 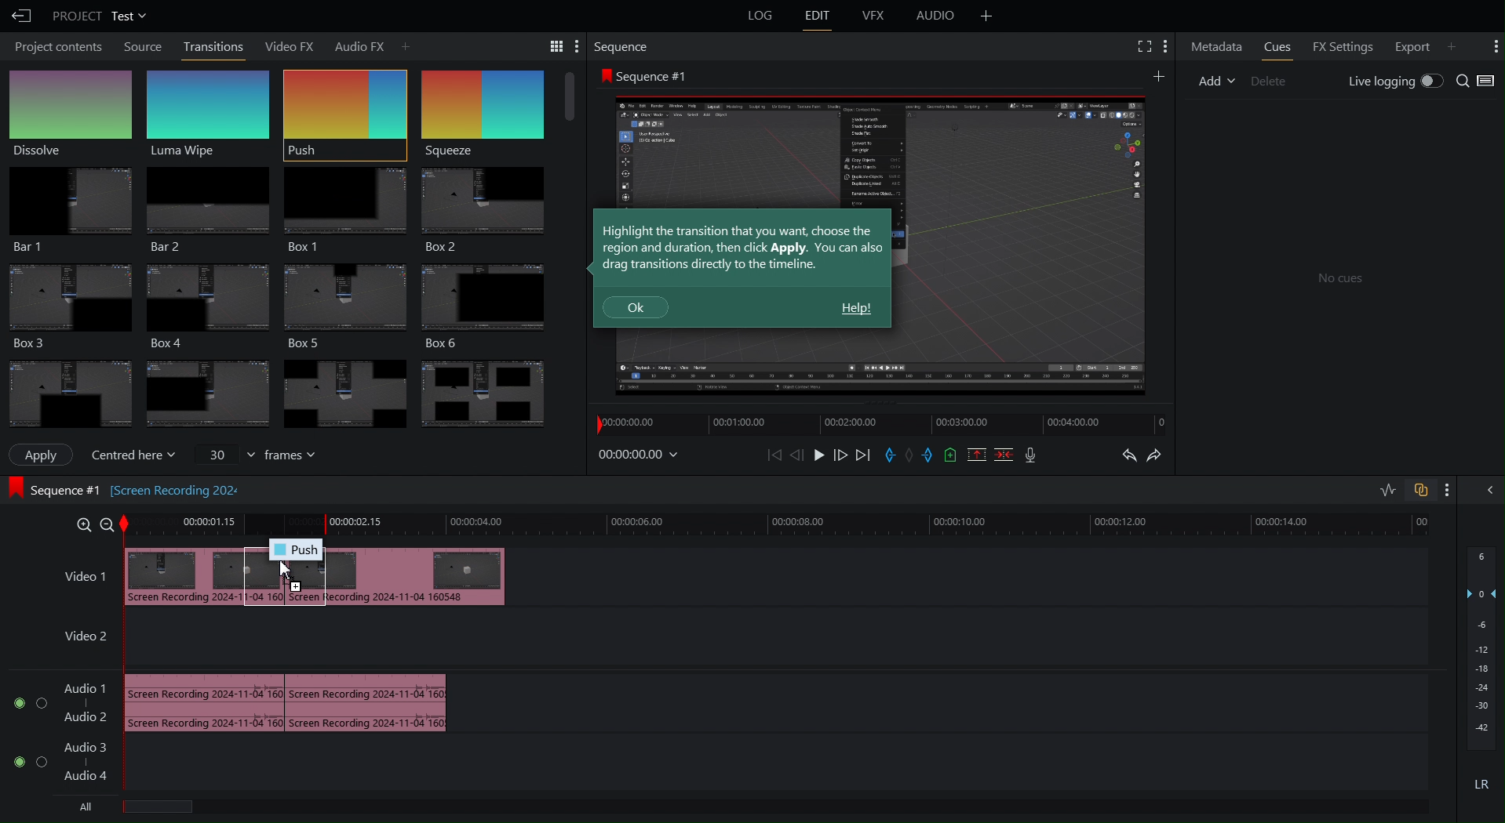 What do you see at coordinates (1159, 455) in the screenshot?
I see `Redo` at bounding box center [1159, 455].